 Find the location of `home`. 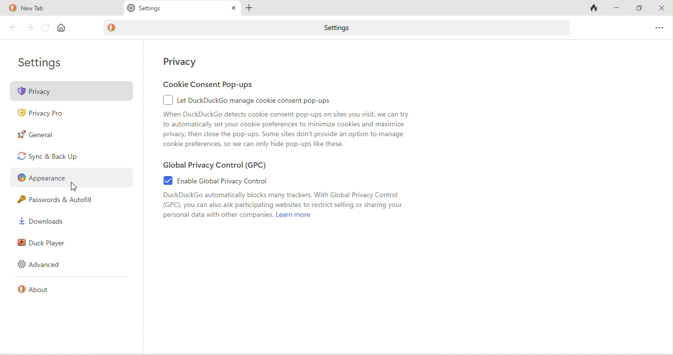

home is located at coordinates (62, 28).